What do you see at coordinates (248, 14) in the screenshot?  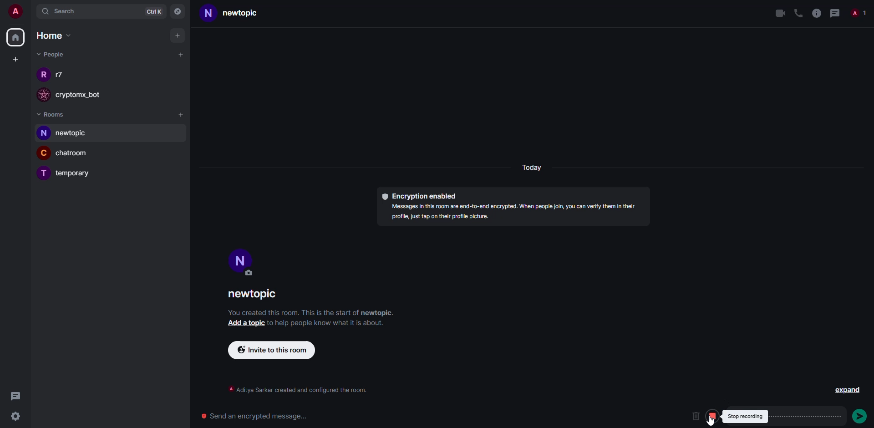 I see `room` at bounding box center [248, 14].